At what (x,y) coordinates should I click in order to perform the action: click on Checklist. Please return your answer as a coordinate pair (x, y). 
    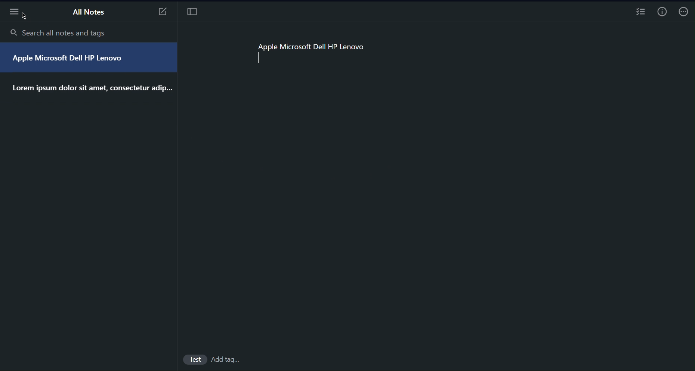
    Looking at the image, I should click on (640, 11).